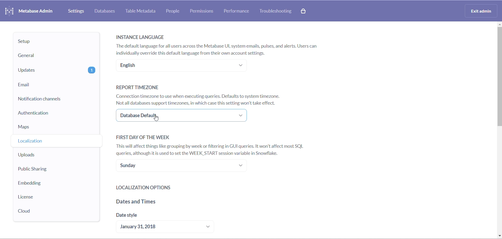 This screenshot has height=239, width=502. I want to click on LOGO AND APPLICATION NAME, so click(29, 10).